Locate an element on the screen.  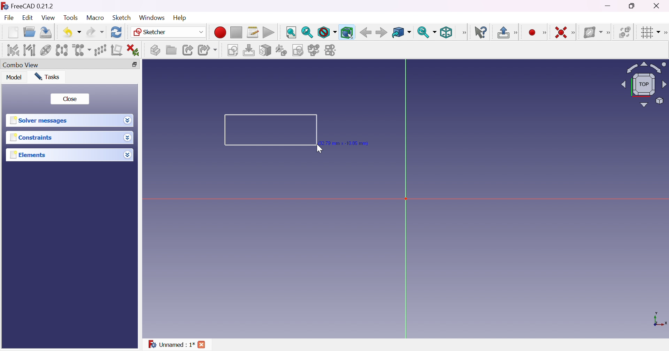
Help is located at coordinates (180, 18).